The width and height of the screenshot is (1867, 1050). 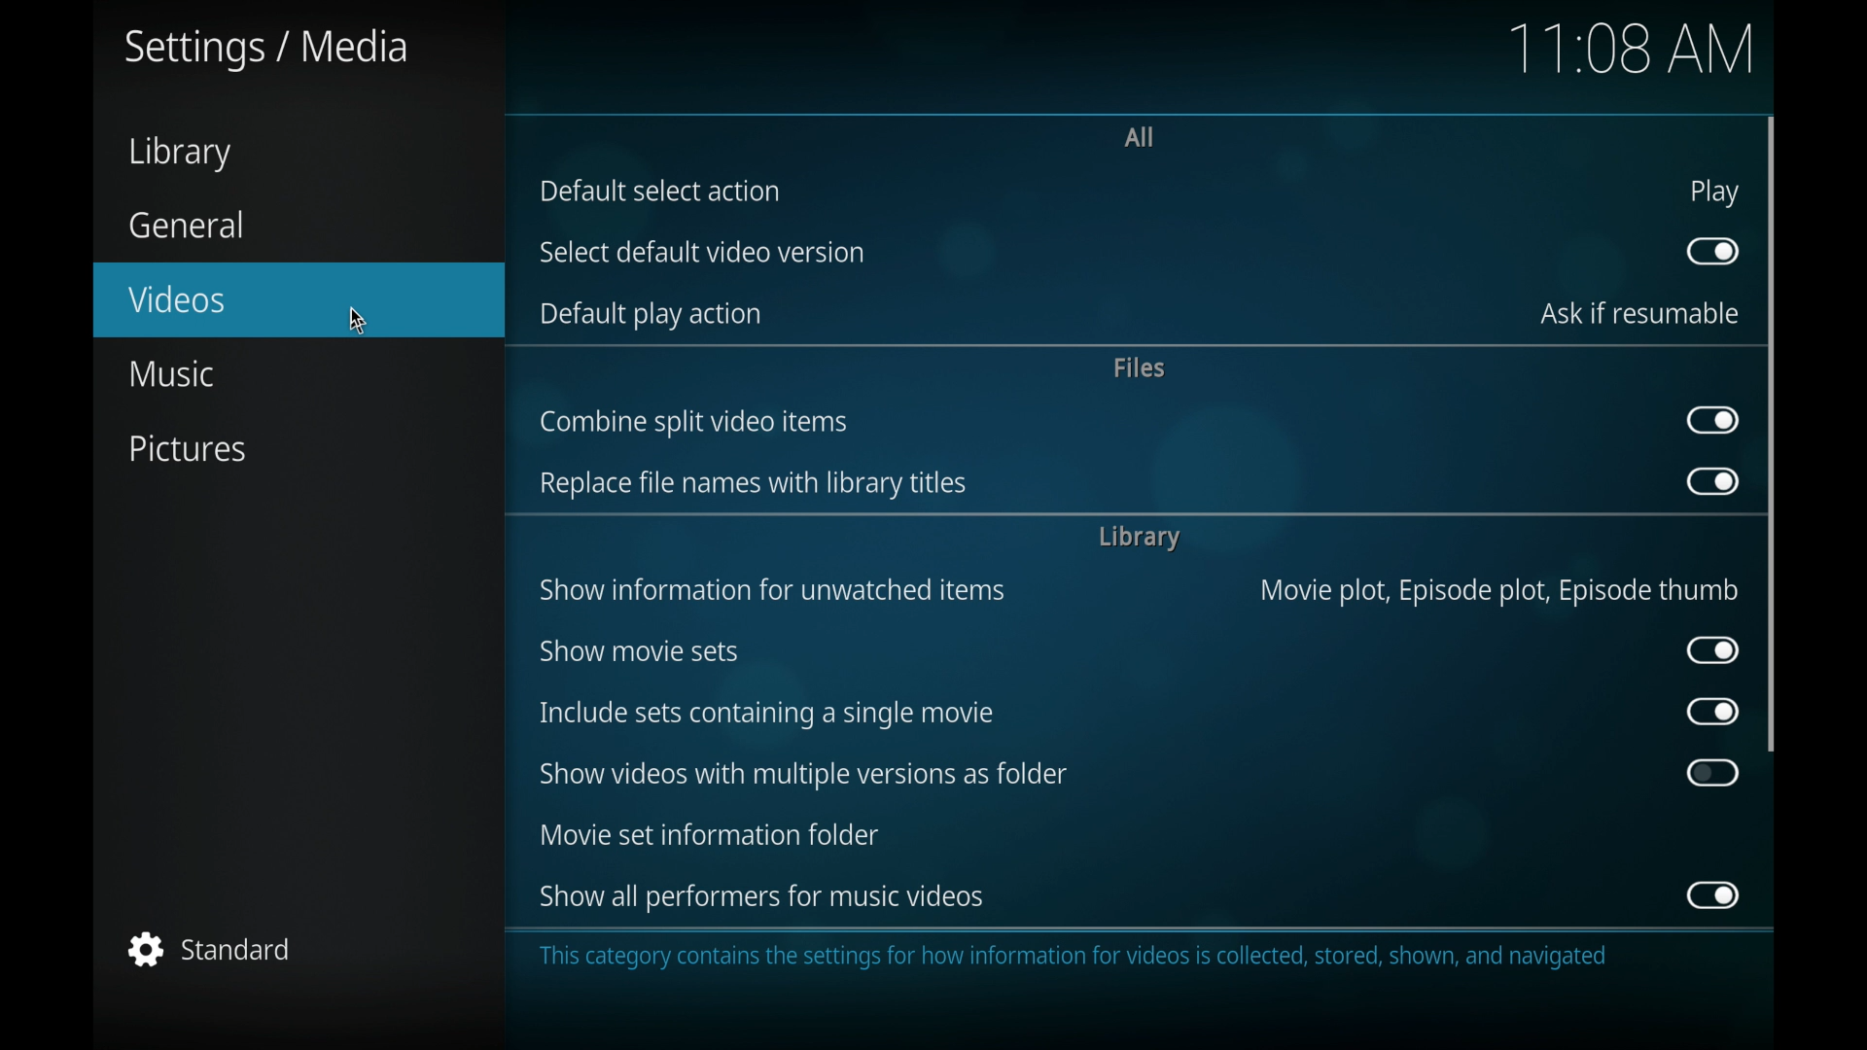 I want to click on show movie sets, so click(x=642, y=651).